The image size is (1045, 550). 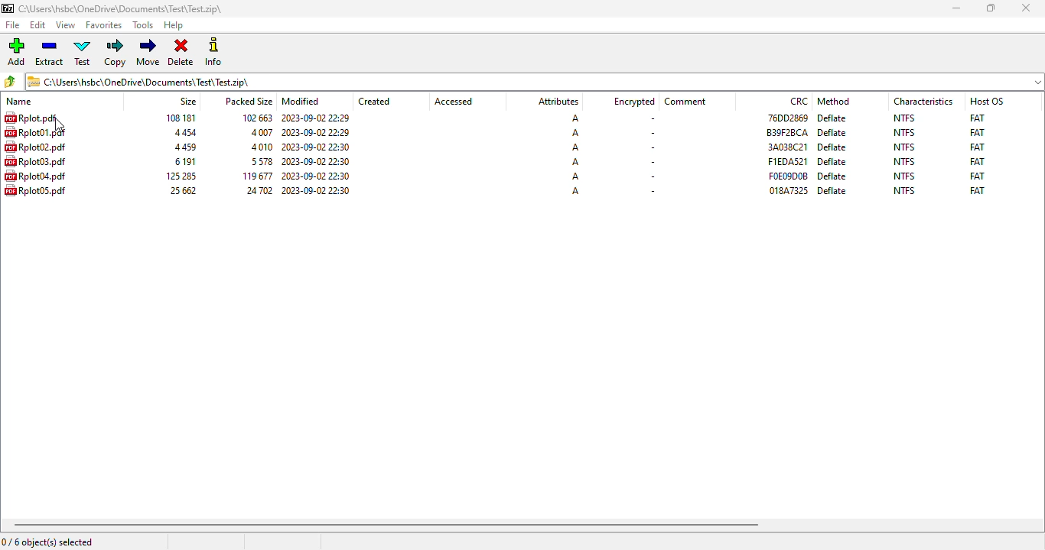 What do you see at coordinates (47, 542) in the screenshot?
I see `0/6 object(s) selected` at bounding box center [47, 542].